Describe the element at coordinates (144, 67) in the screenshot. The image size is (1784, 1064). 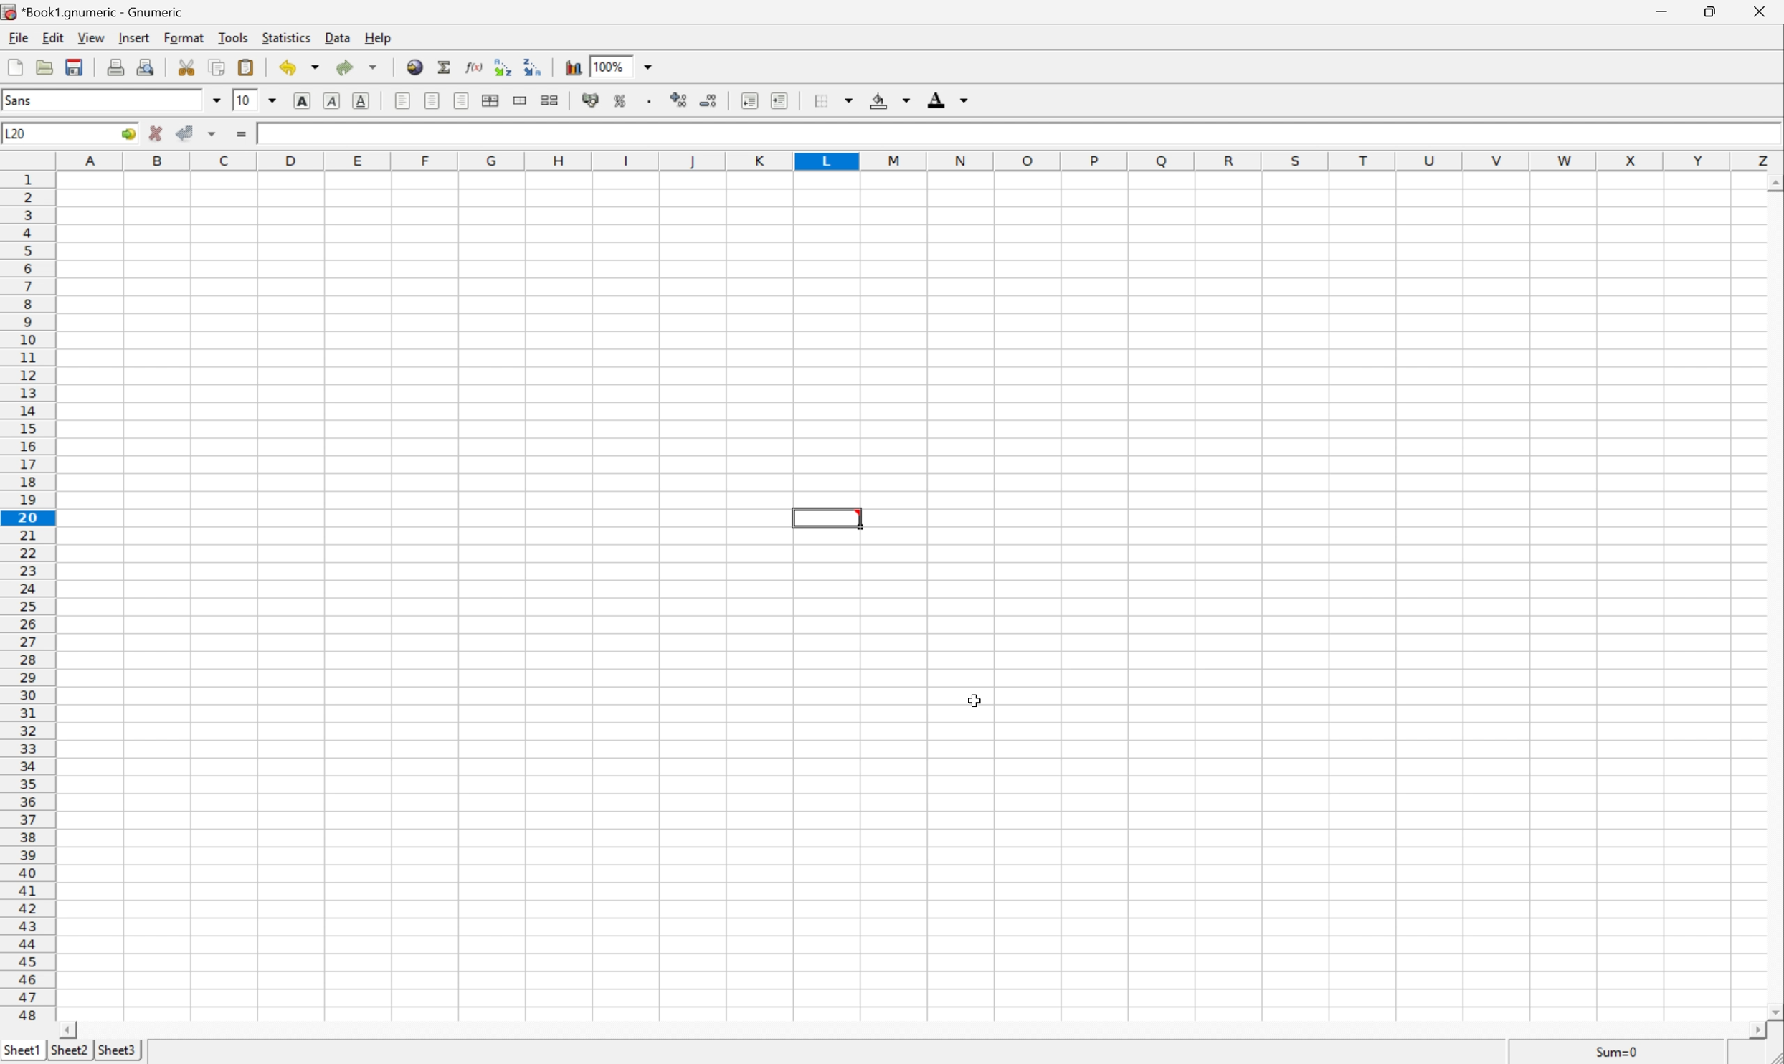
I see `Print preview` at that location.